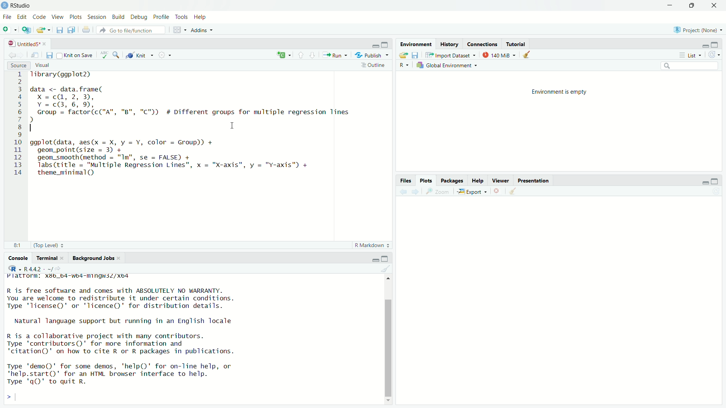 This screenshot has width=726, height=408. I want to click on Knit on Save, so click(76, 55).